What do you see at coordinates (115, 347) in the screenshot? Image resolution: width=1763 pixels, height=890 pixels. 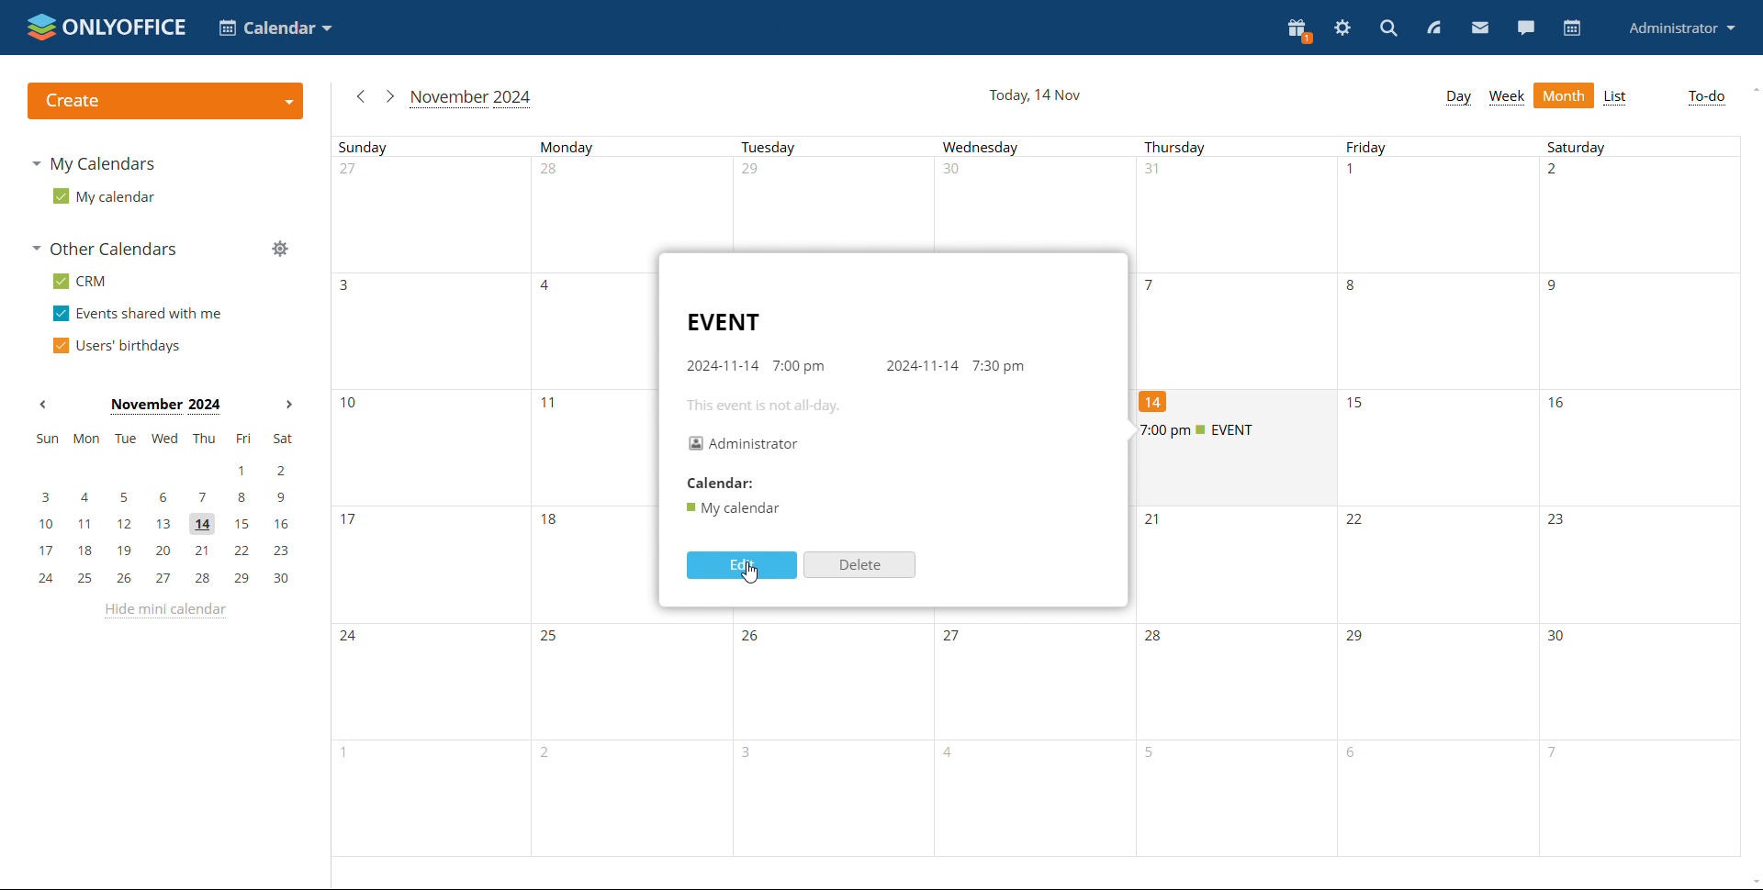 I see `users' birthdays` at bounding box center [115, 347].